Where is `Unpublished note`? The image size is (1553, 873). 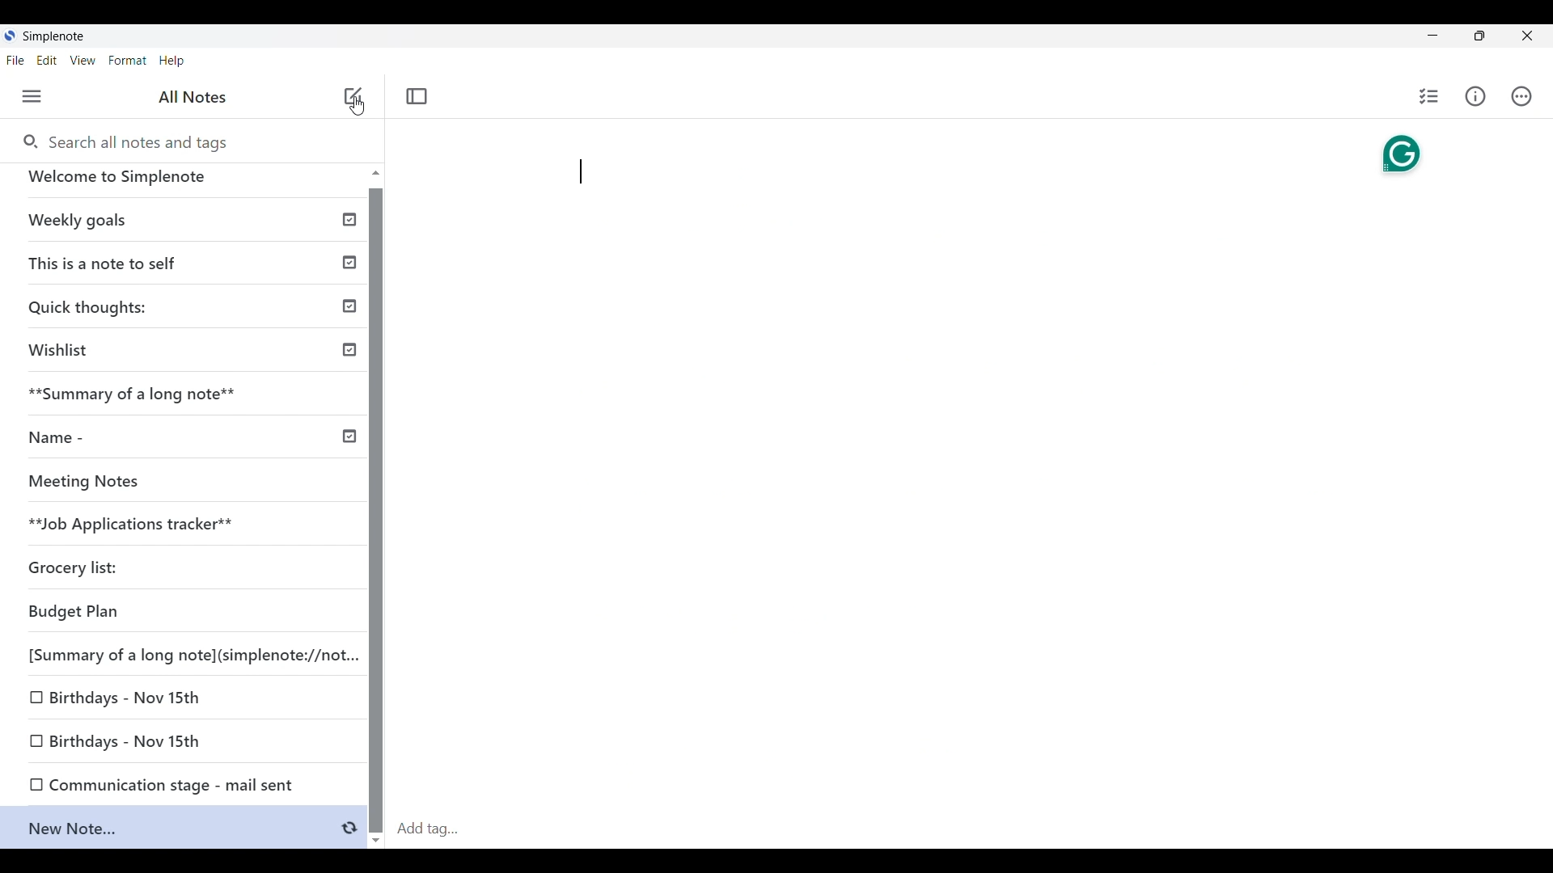
Unpublished note is located at coordinates (129, 700).